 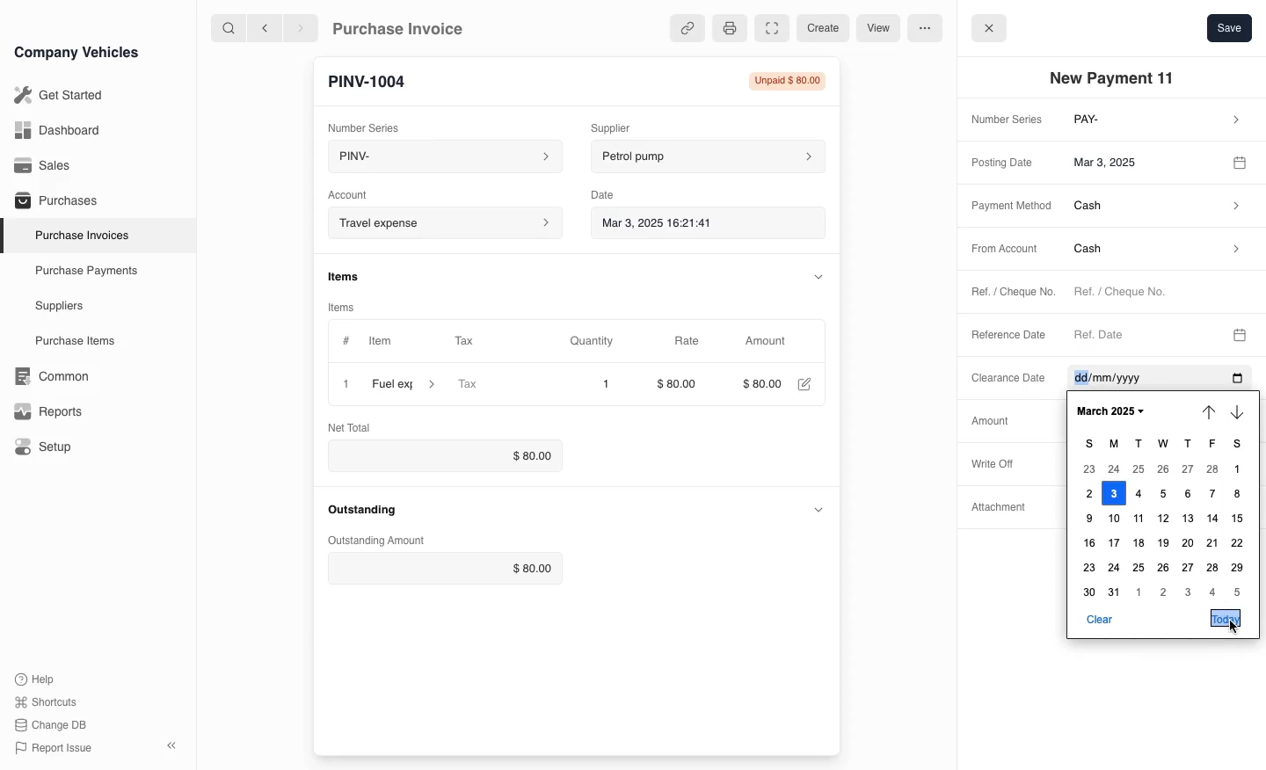 I want to click on Purchase Invoice, so click(x=410, y=27).